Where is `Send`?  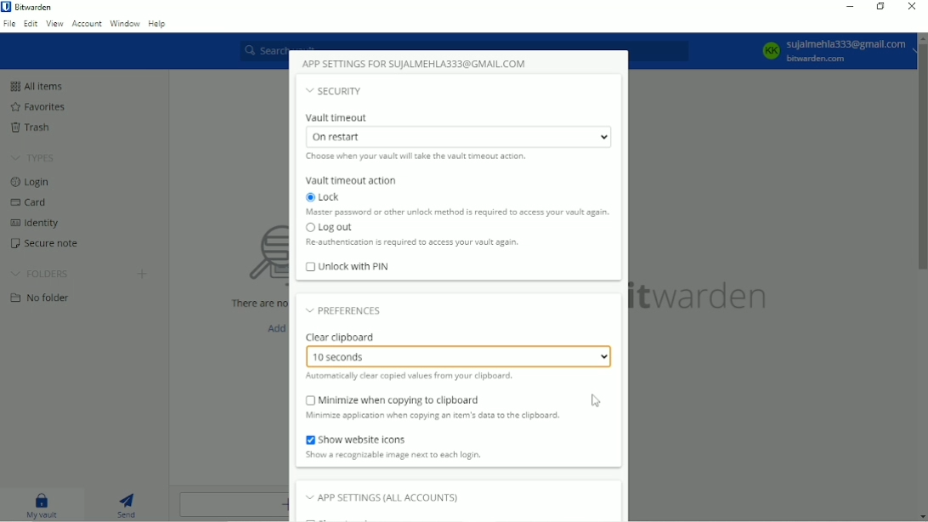
Send is located at coordinates (129, 503).